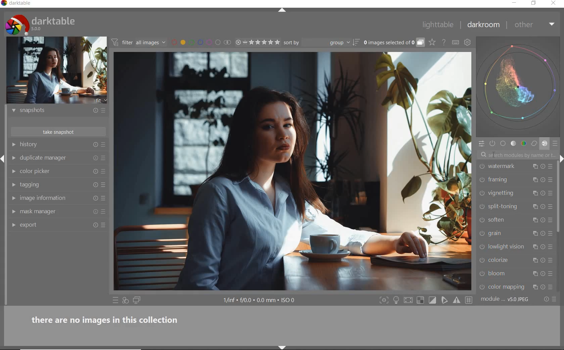  What do you see at coordinates (104, 212) in the screenshot?
I see `preset and preferences` at bounding box center [104, 212].